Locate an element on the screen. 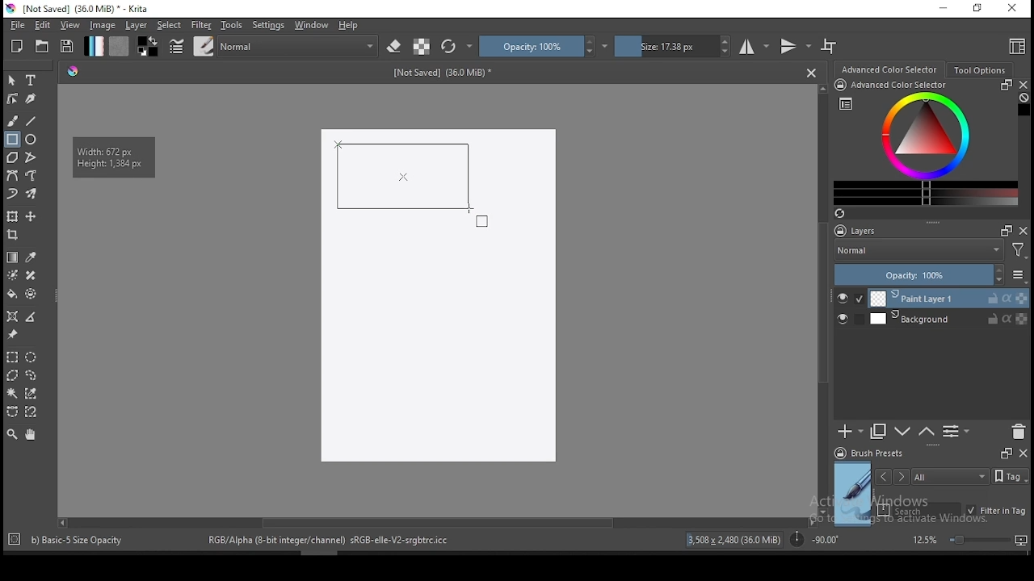  opacity is located at coordinates (544, 46).